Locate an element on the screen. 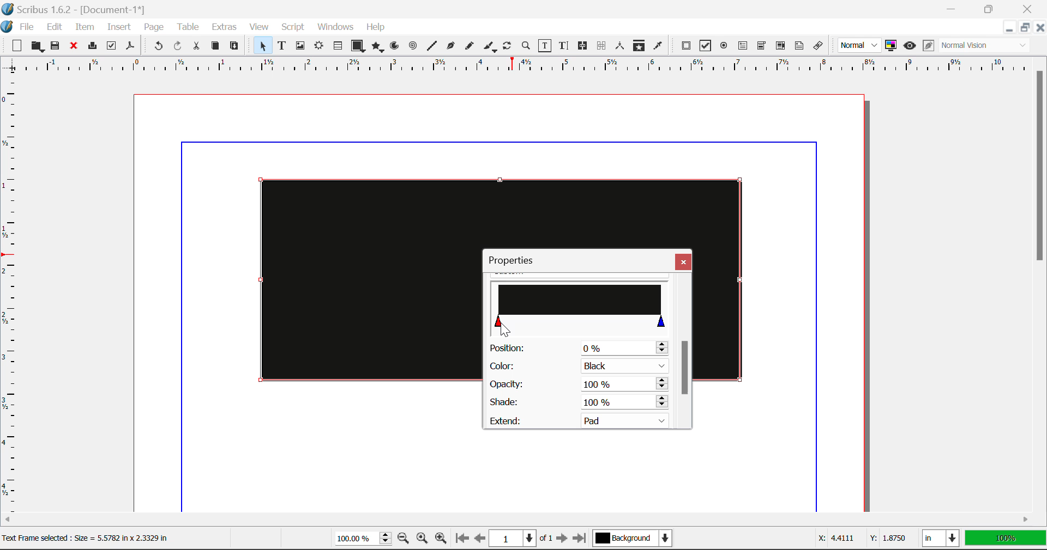  Scribus 1.6.2 - [Document-1%] is located at coordinates (74, 9).